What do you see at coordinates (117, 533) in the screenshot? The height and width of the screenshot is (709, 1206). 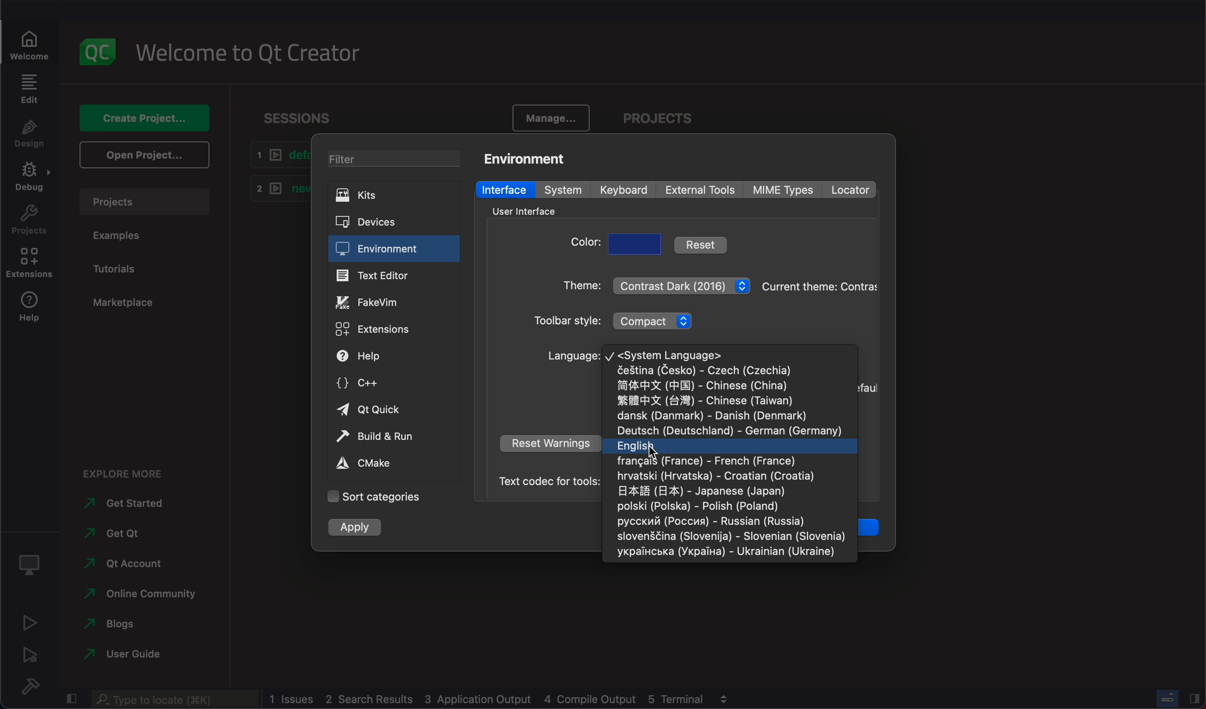 I see `get qt` at bounding box center [117, 533].